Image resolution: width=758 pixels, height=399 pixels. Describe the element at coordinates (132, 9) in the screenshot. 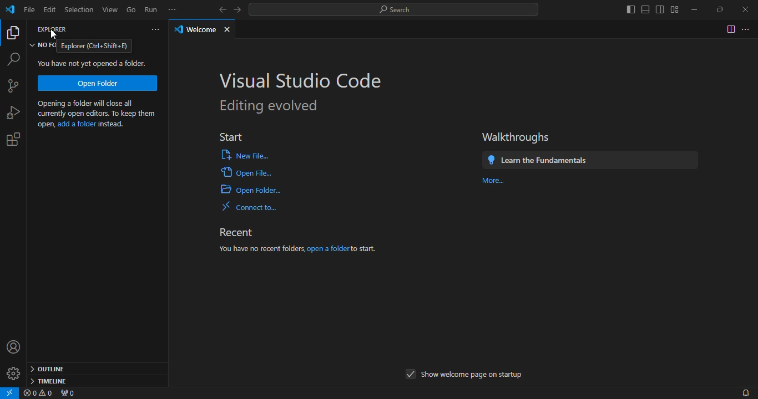

I see `Go` at that location.